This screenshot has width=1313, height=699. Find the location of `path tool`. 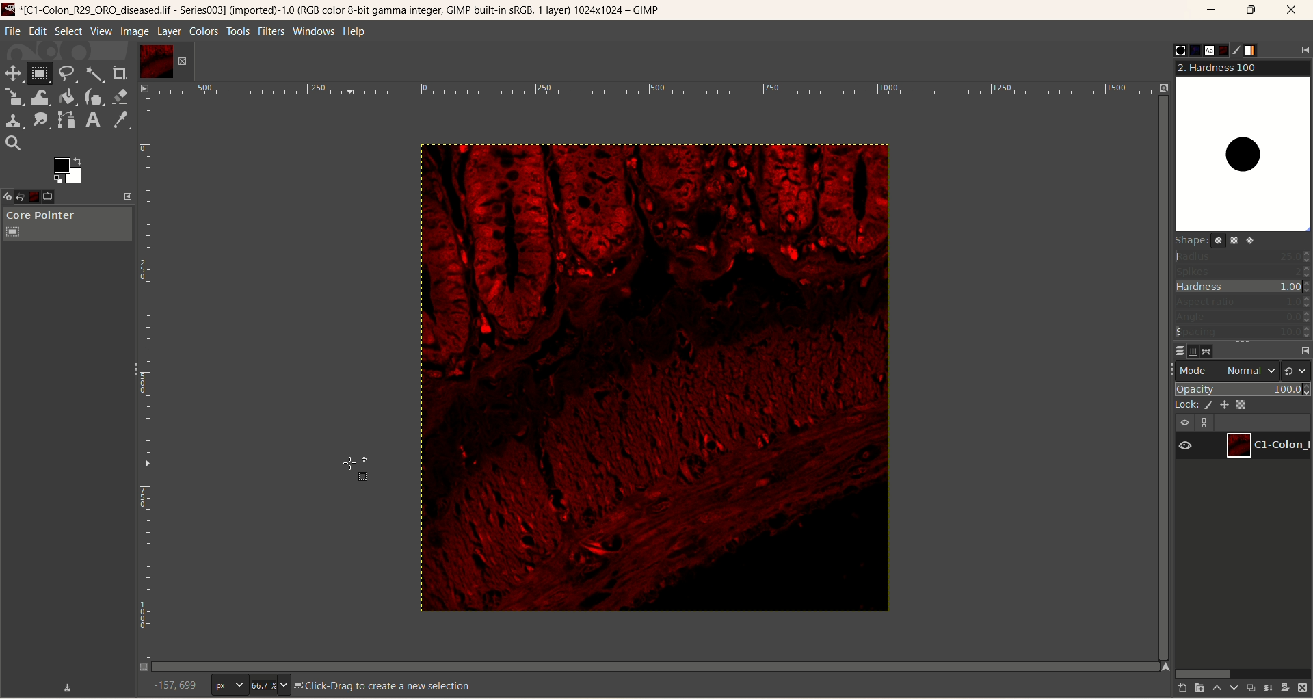

path tool is located at coordinates (68, 120).